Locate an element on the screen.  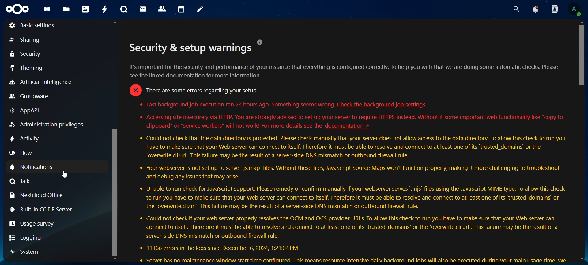
contacts is located at coordinates (162, 9).